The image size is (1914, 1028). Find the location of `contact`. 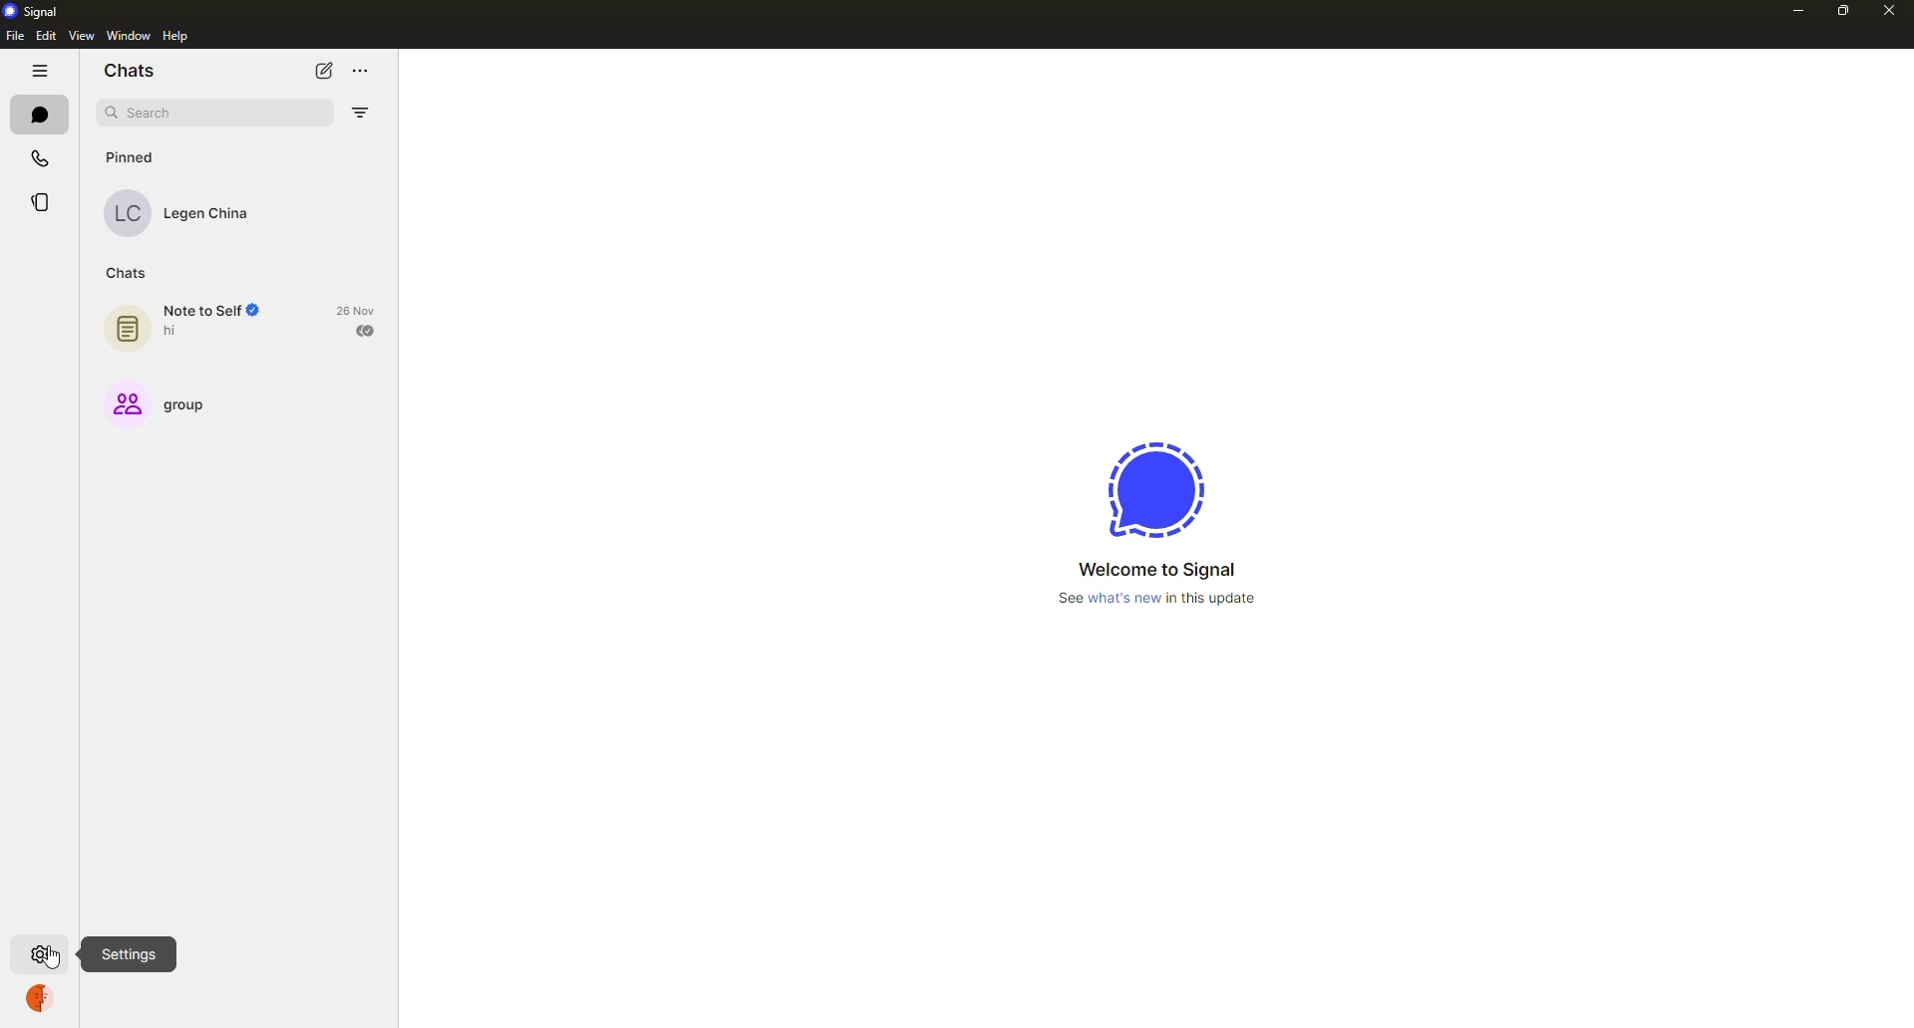

contact is located at coordinates (191, 212).